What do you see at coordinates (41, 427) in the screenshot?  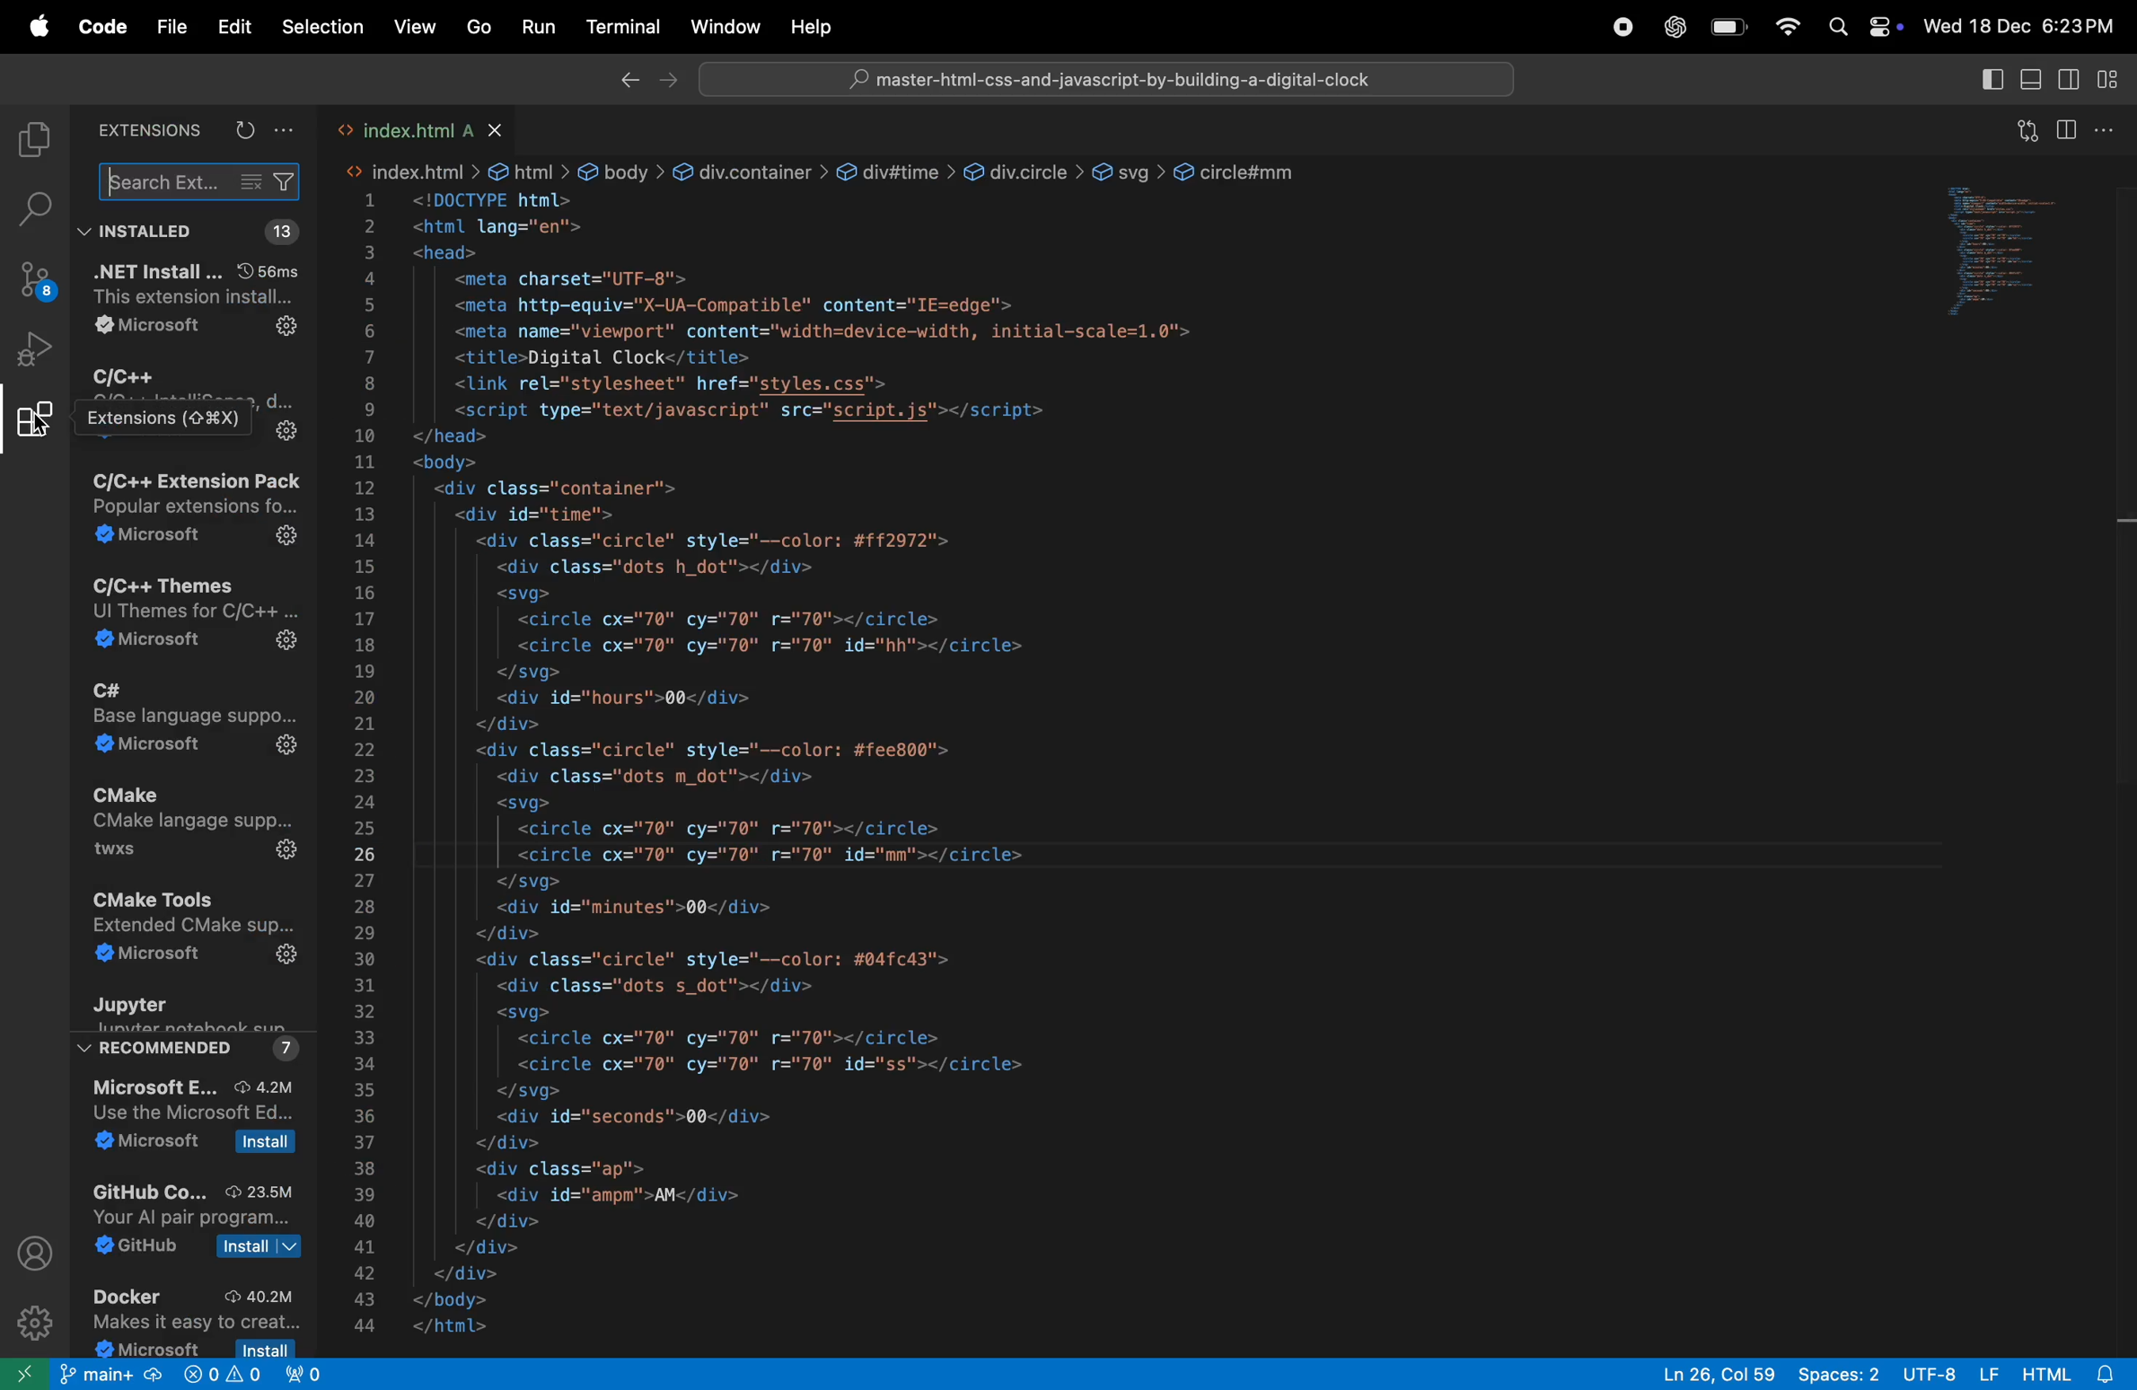 I see `cursor` at bounding box center [41, 427].